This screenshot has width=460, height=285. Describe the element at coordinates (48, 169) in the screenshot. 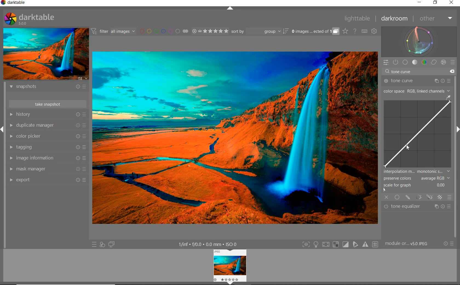

I see `mask manager` at that location.